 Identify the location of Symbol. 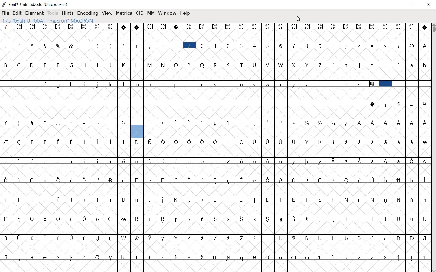
(176, 122).